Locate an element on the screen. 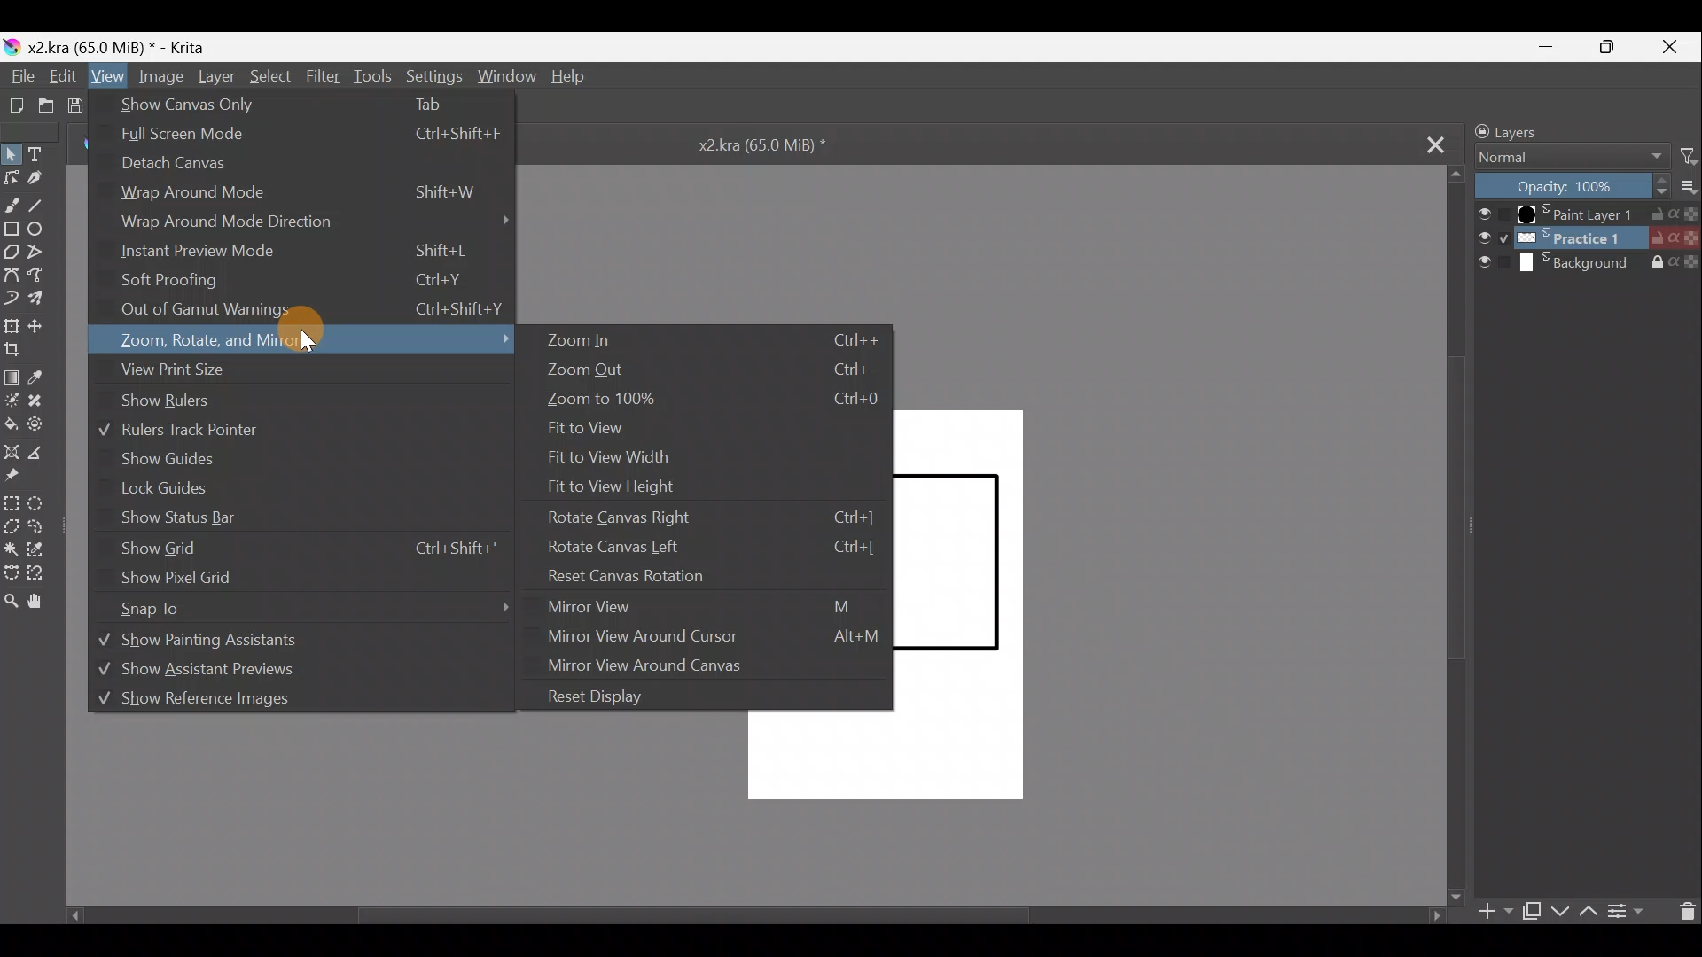  Duplicate layer/mask is located at coordinates (1530, 911).